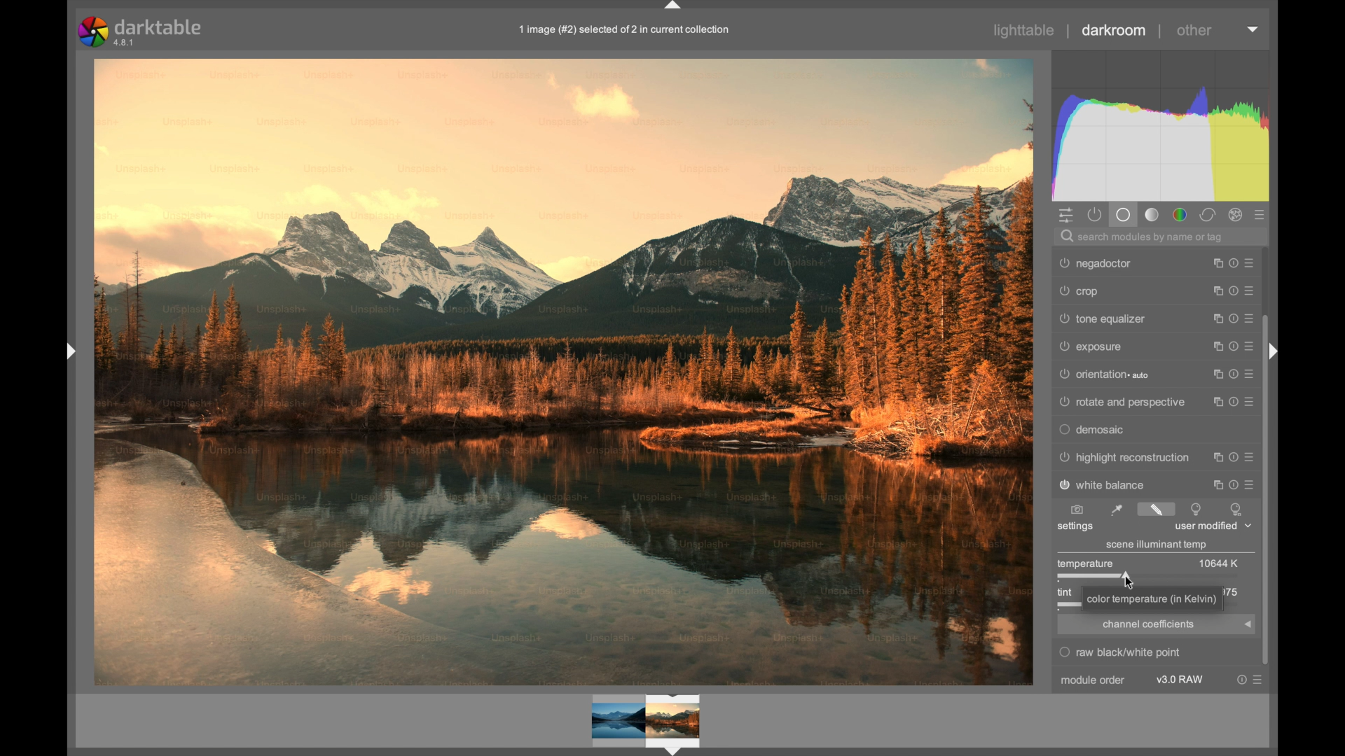  What do you see at coordinates (1103, 318) in the screenshot?
I see `tone equalizer` at bounding box center [1103, 318].